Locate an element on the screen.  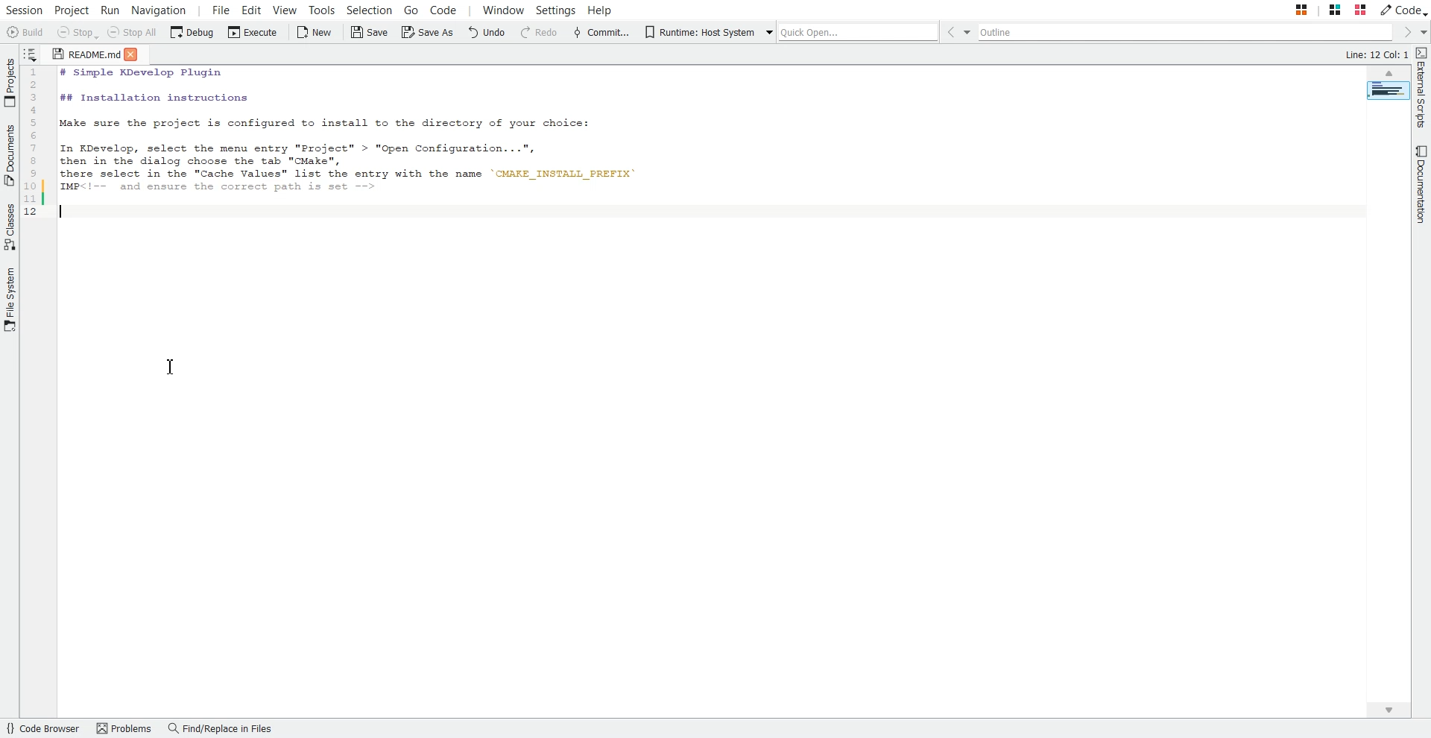
External Scripts is located at coordinates (1422, 88).